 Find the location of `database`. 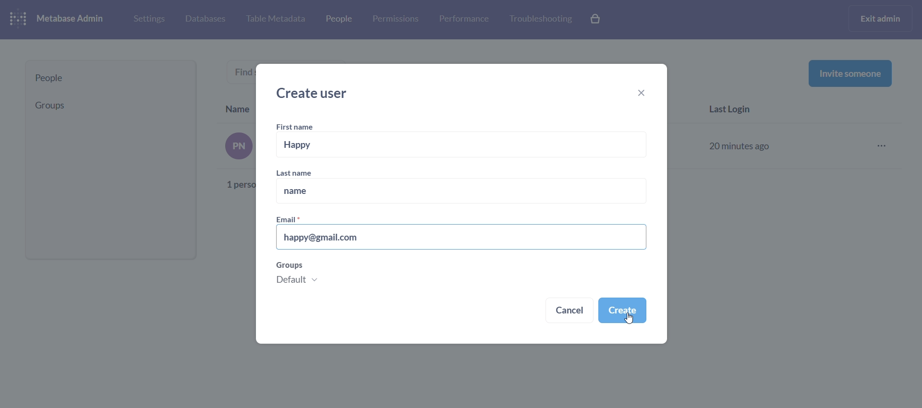

database is located at coordinates (204, 20).